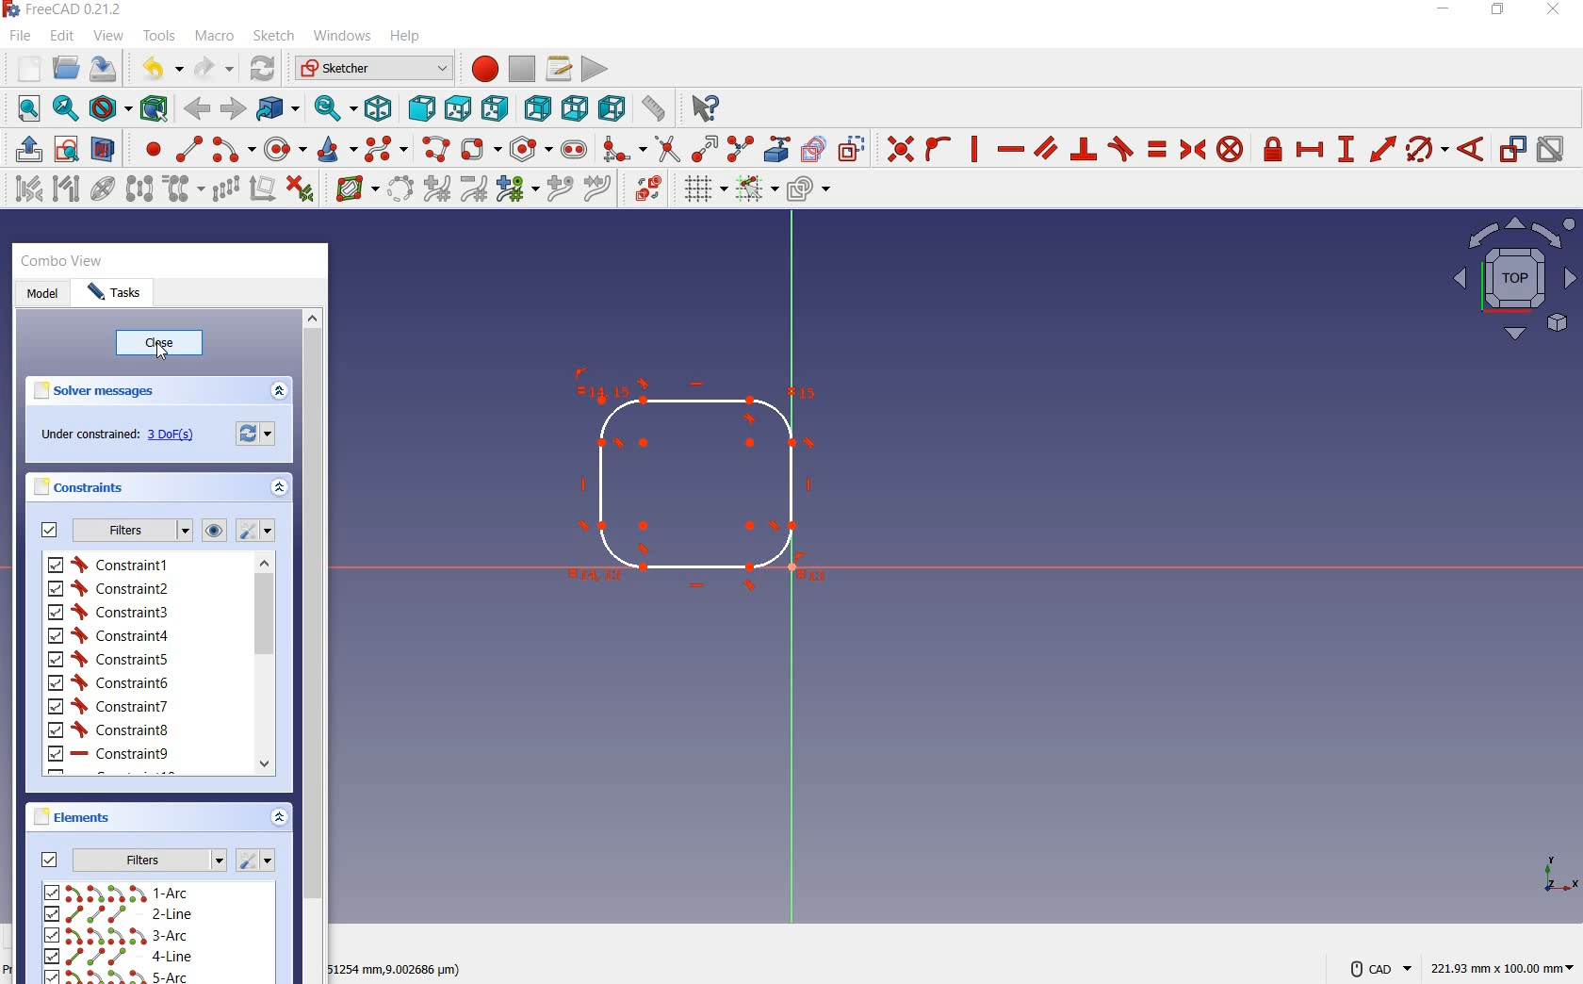 This screenshot has width=1583, height=984. I want to click on show/hide b-spline information layer, so click(351, 189).